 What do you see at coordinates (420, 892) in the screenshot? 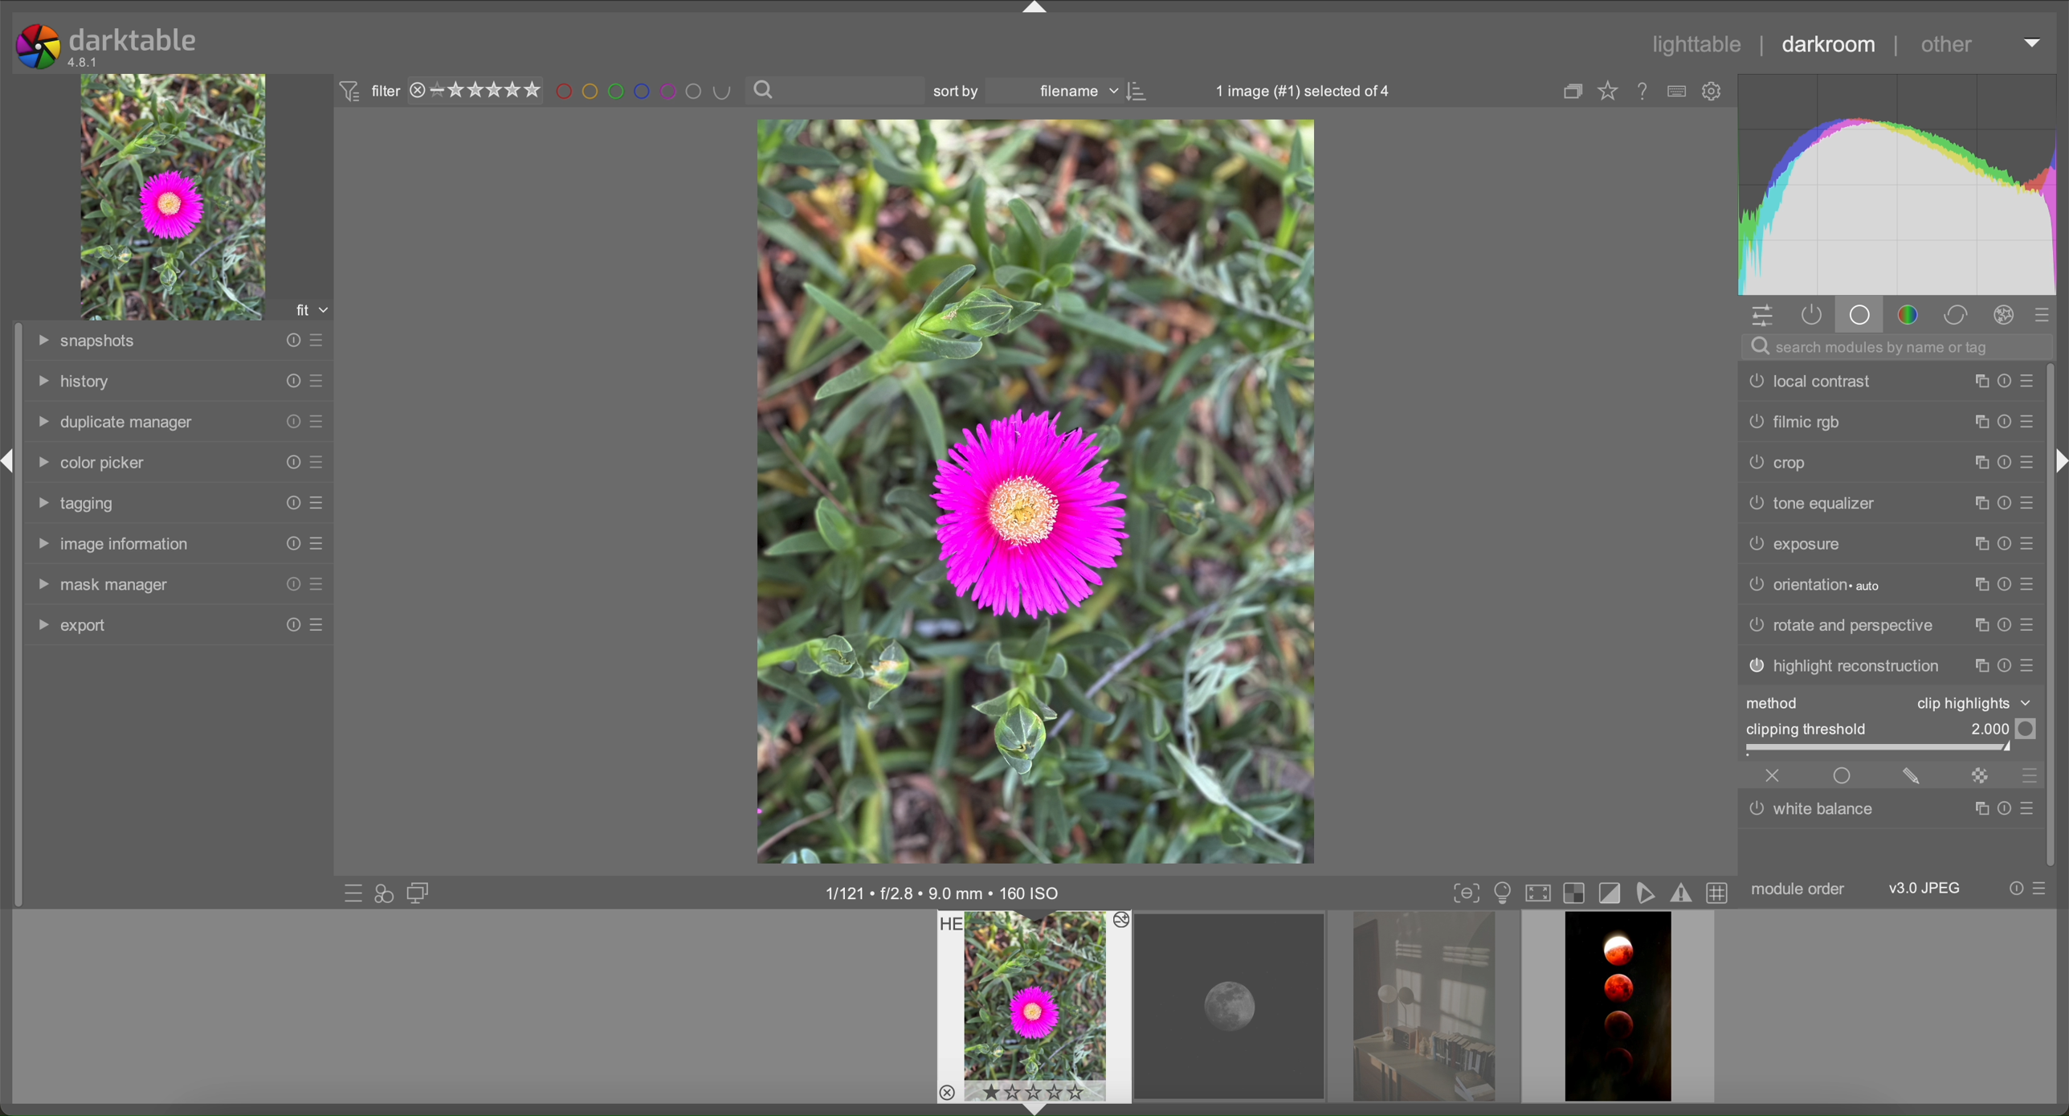
I see `display a second darkroom image window` at bounding box center [420, 892].